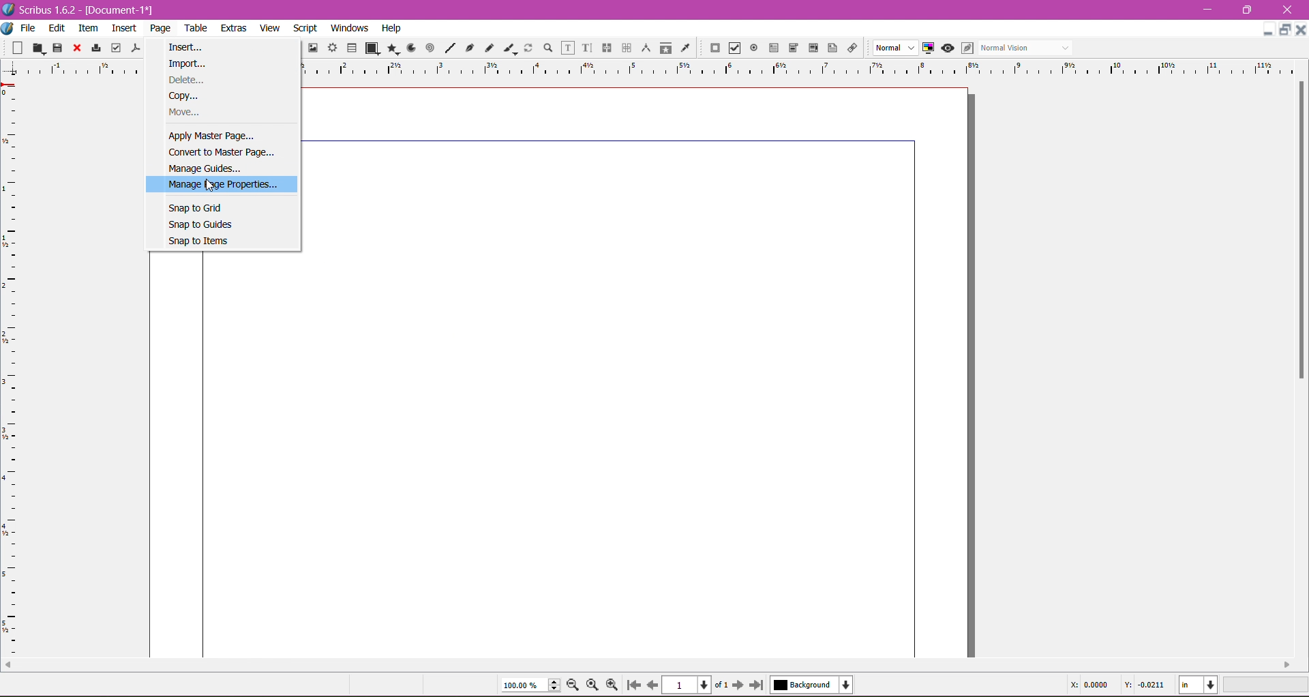 Image resolution: width=1309 pixels, height=697 pixels. What do you see at coordinates (197, 242) in the screenshot?
I see `Snap to Items` at bounding box center [197, 242].